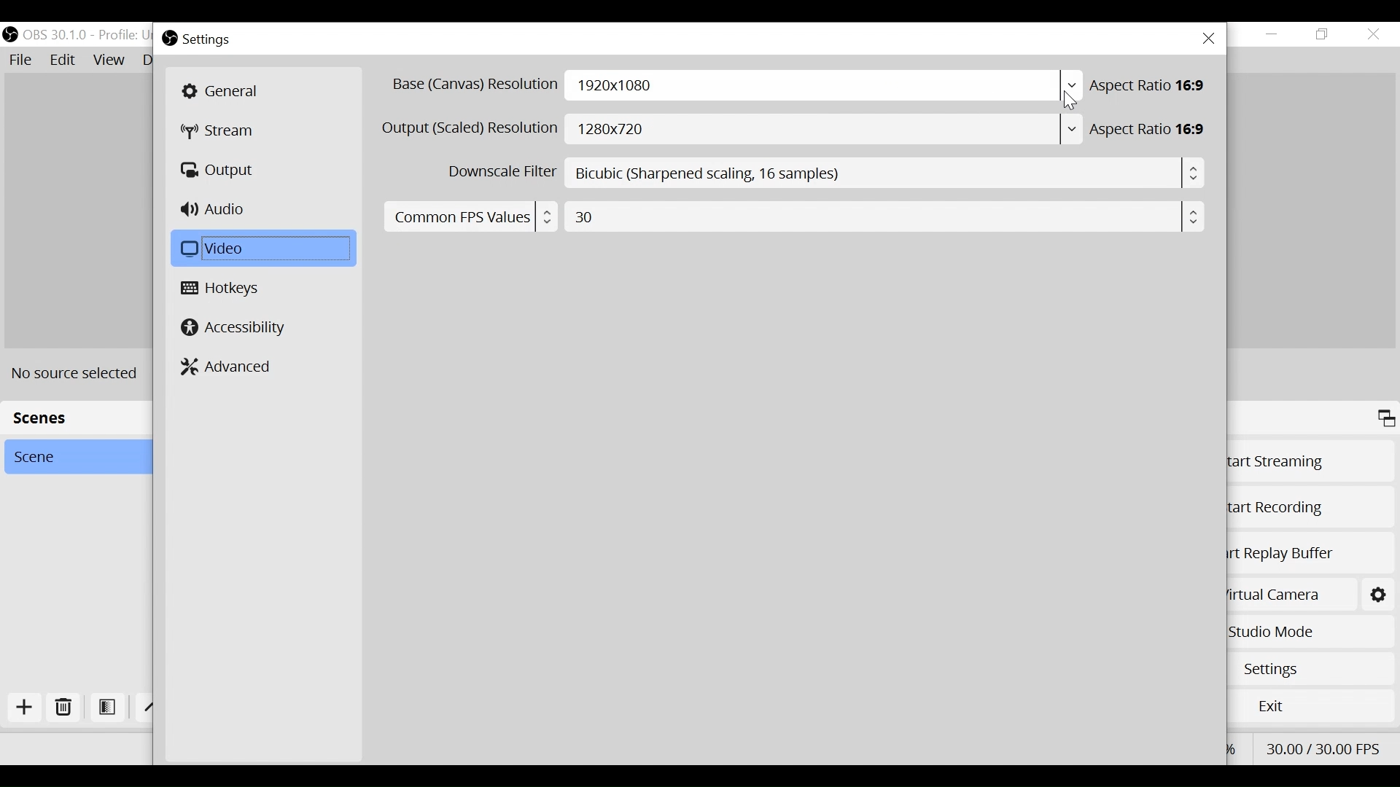 Image resolution: width=1400 pixels, height=787 pixels. I want to click on Aspect Ratio 16:9, so click(1152, 85).